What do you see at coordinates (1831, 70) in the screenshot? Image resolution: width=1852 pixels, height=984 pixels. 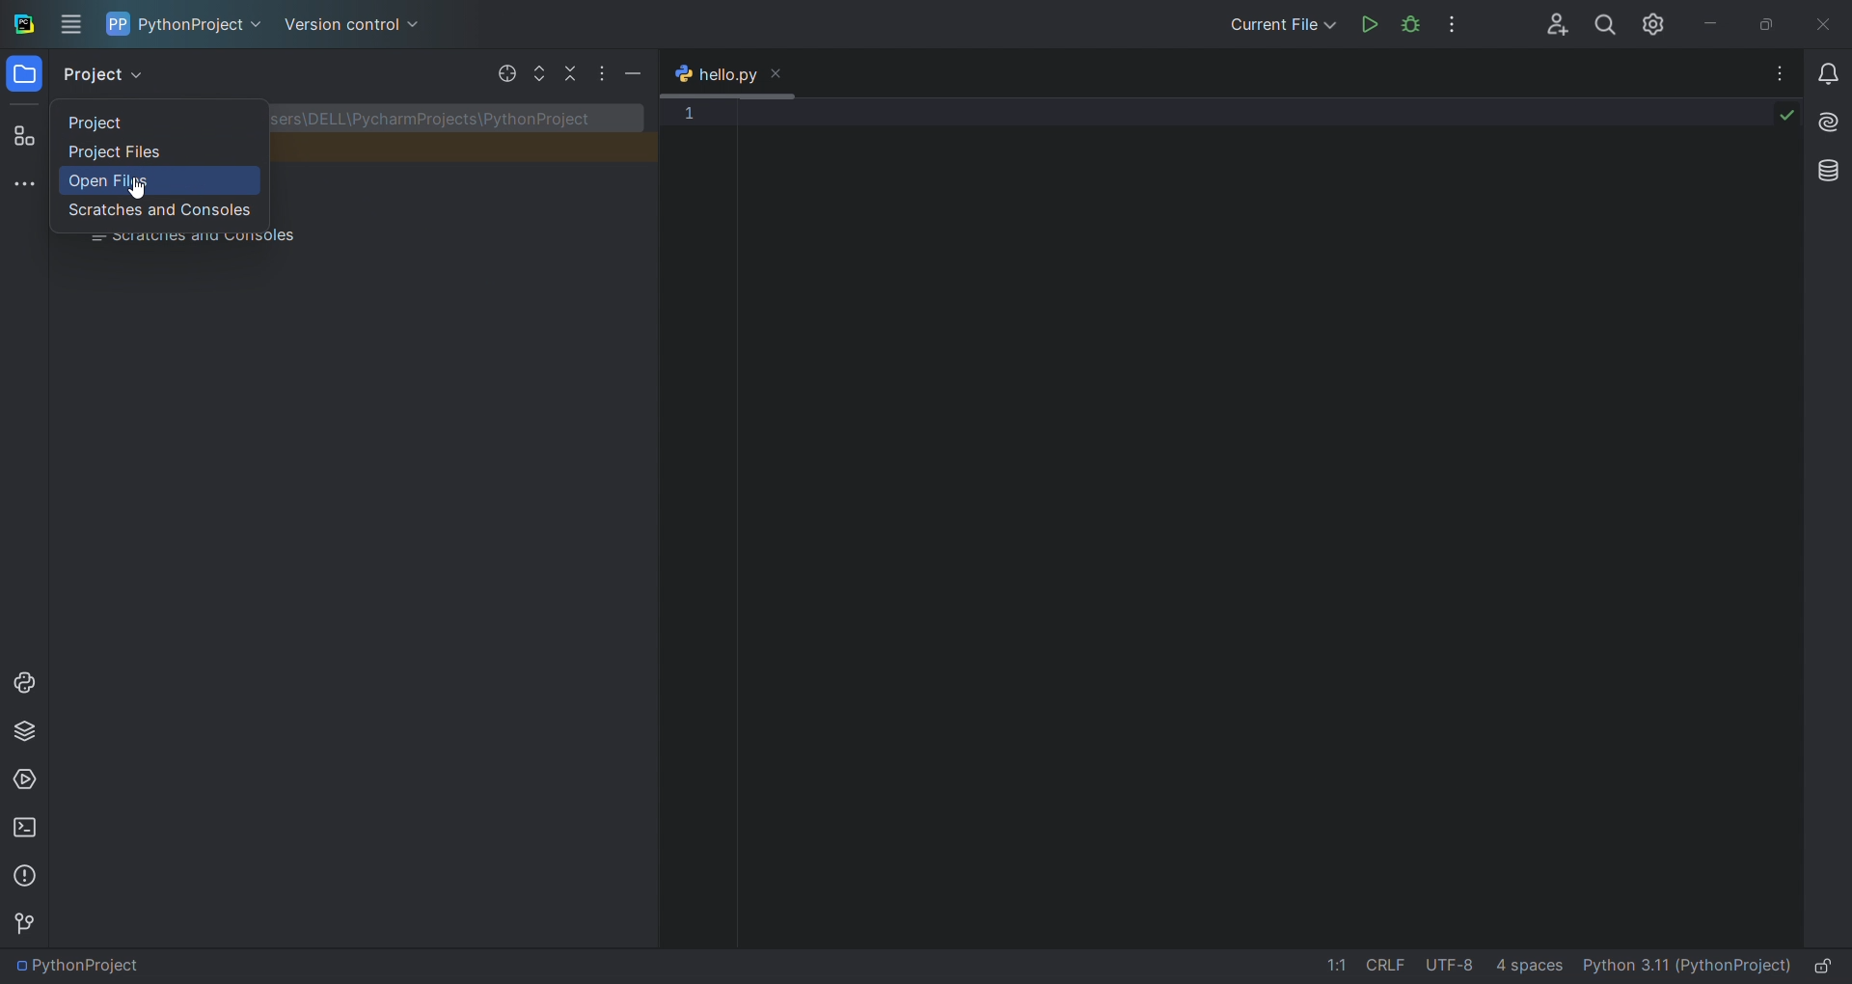 I see `notifications` at bounding box center [1831, 70].